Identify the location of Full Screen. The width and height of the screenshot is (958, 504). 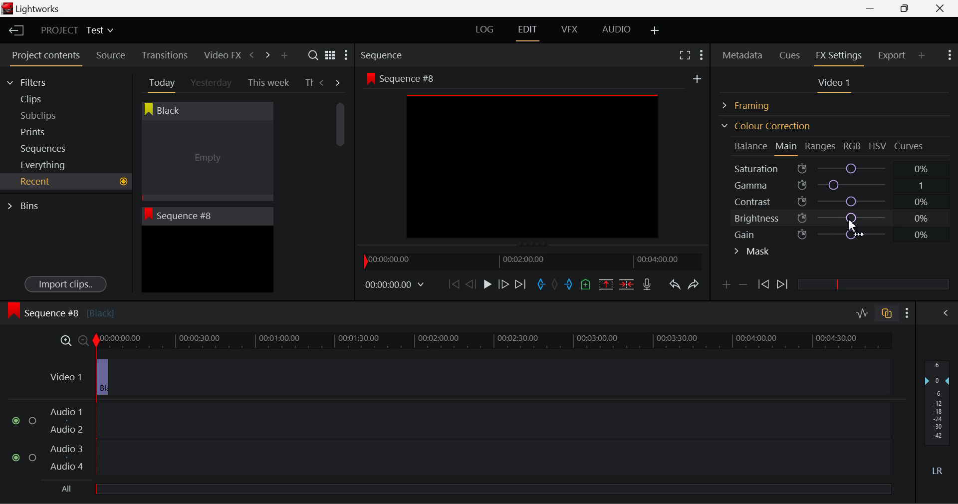
(685, 54).